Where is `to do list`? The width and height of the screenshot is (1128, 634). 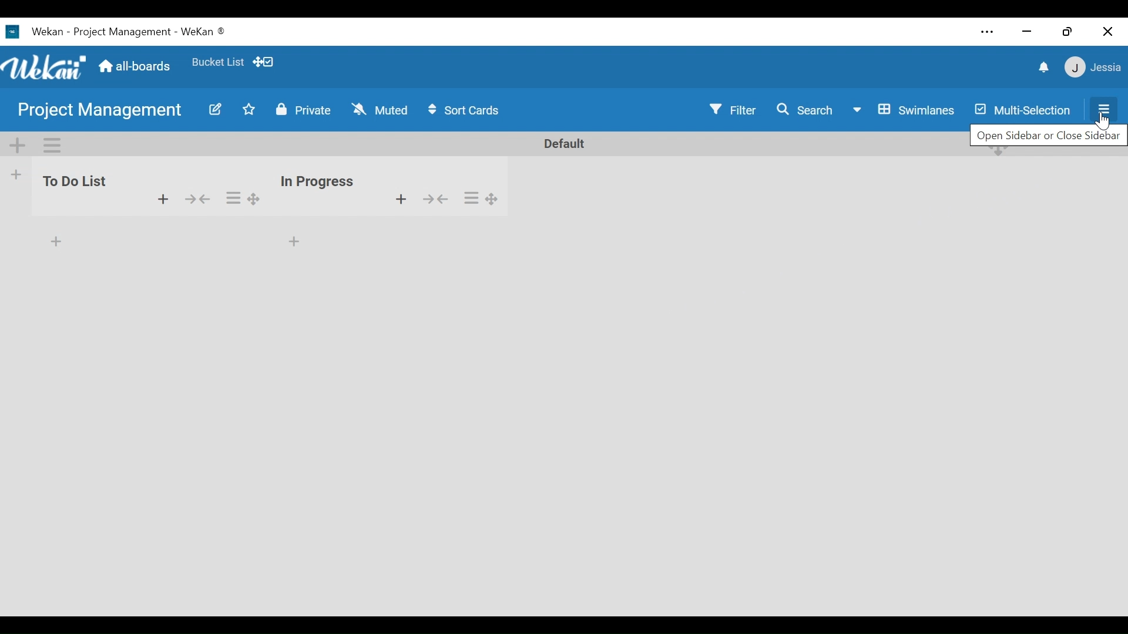 to do list is located at coordinates (75, 188).